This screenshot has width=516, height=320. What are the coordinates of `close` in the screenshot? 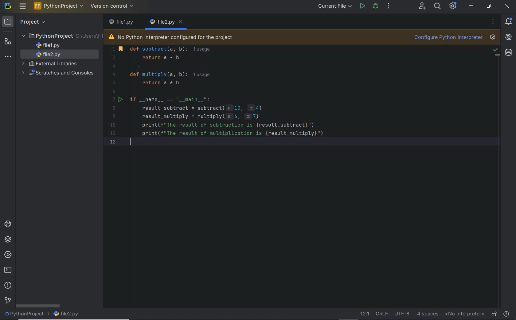 It's located at (506, 6).